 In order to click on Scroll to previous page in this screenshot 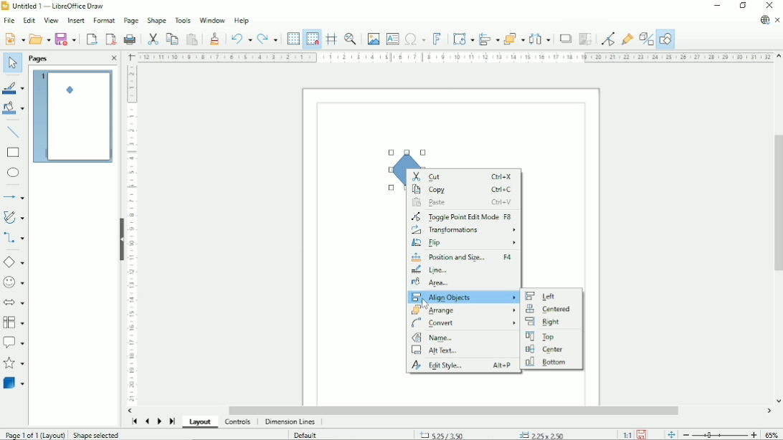, I will do `click(146, 421)`.